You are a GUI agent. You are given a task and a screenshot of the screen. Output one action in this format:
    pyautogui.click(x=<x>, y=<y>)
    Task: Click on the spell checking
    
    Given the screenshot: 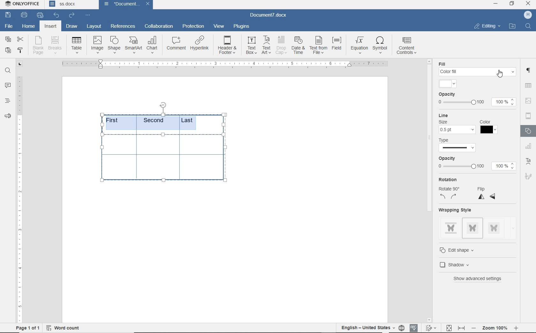 What is the action you would take?
    pyautogui.click(x=414, y=327)
    